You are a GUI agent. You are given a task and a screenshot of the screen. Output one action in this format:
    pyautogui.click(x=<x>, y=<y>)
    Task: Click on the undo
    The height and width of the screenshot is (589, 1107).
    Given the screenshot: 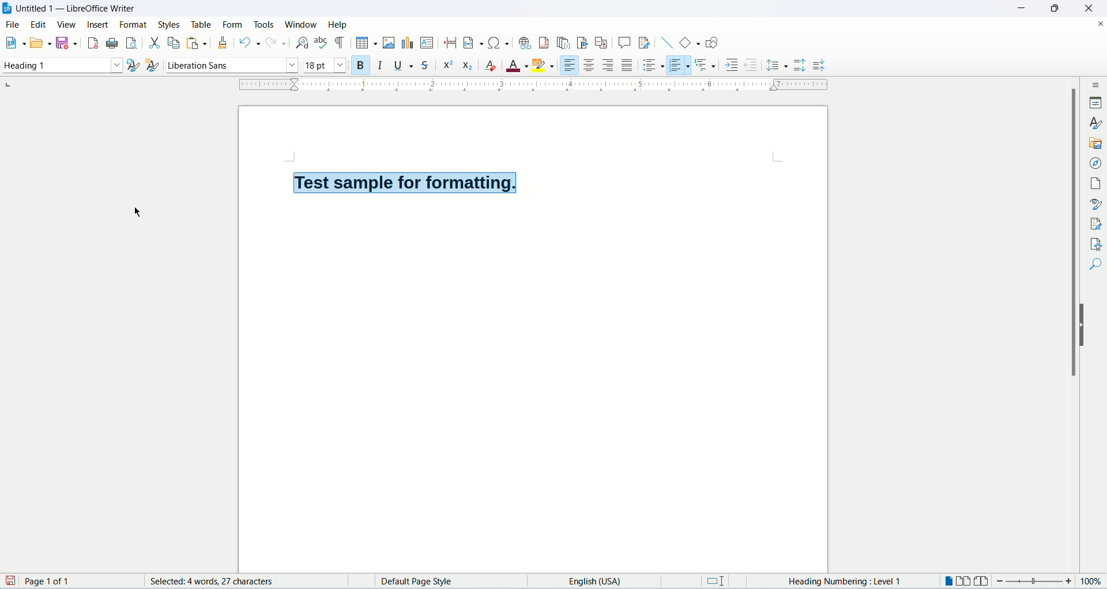 What is the action you would take?
    pyautogui.click(x=248, y=43)
    